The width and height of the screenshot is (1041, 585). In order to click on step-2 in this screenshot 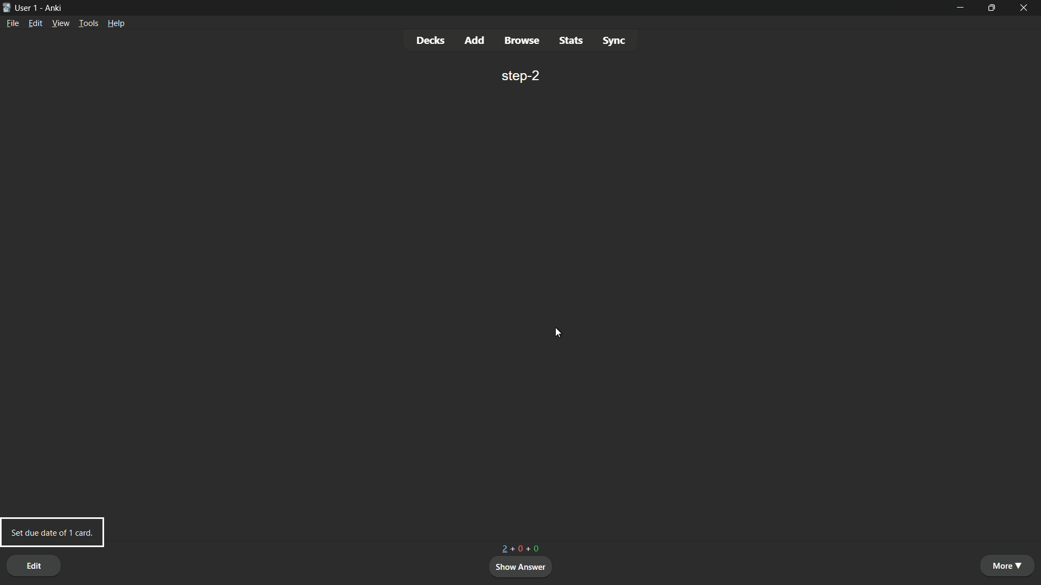, I will do `click(521, 76)`.